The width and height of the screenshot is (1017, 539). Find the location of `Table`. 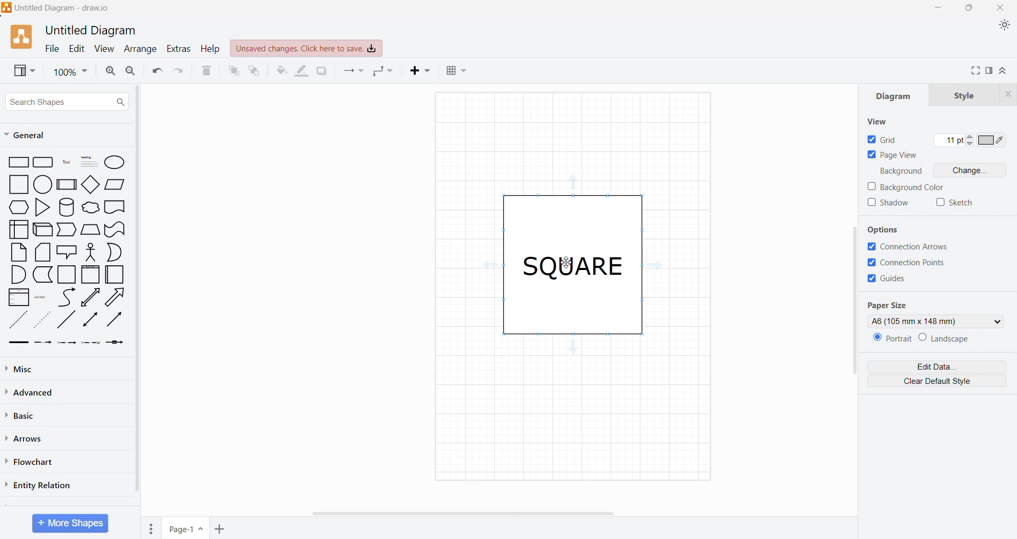

Table is located at coordinates (455, 70).